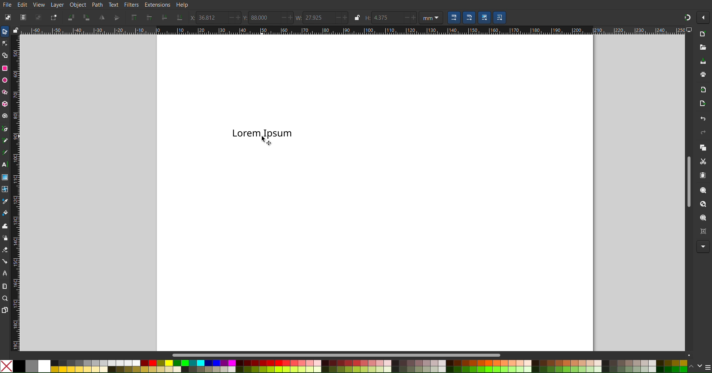 The height and width of the screenshot is (373, 712). What do you see at coordinates (500, 17) in the screenshot?
I see `Scaling Objects settings` at bounding box center [500, 17].